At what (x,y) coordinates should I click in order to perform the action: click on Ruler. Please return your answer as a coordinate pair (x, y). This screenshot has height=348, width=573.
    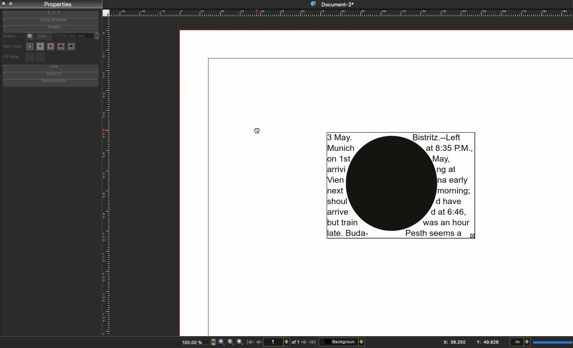
    Looking at the image, I should click on (342, 12).